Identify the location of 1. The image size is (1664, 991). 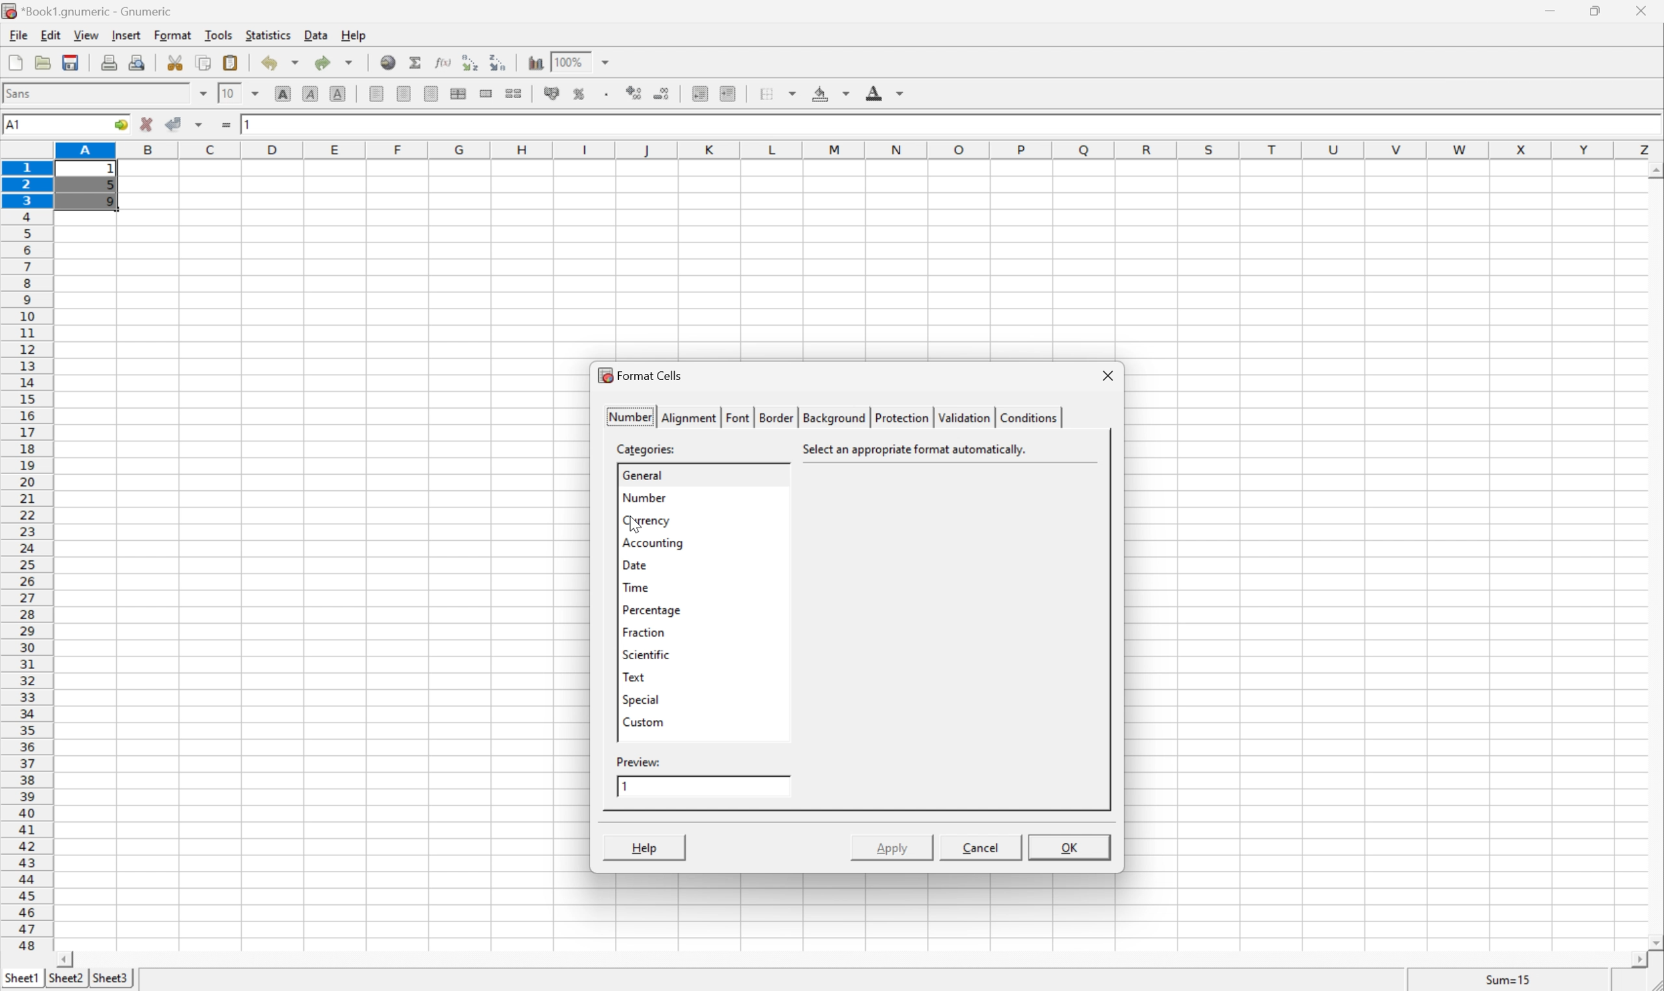
(250, 122).